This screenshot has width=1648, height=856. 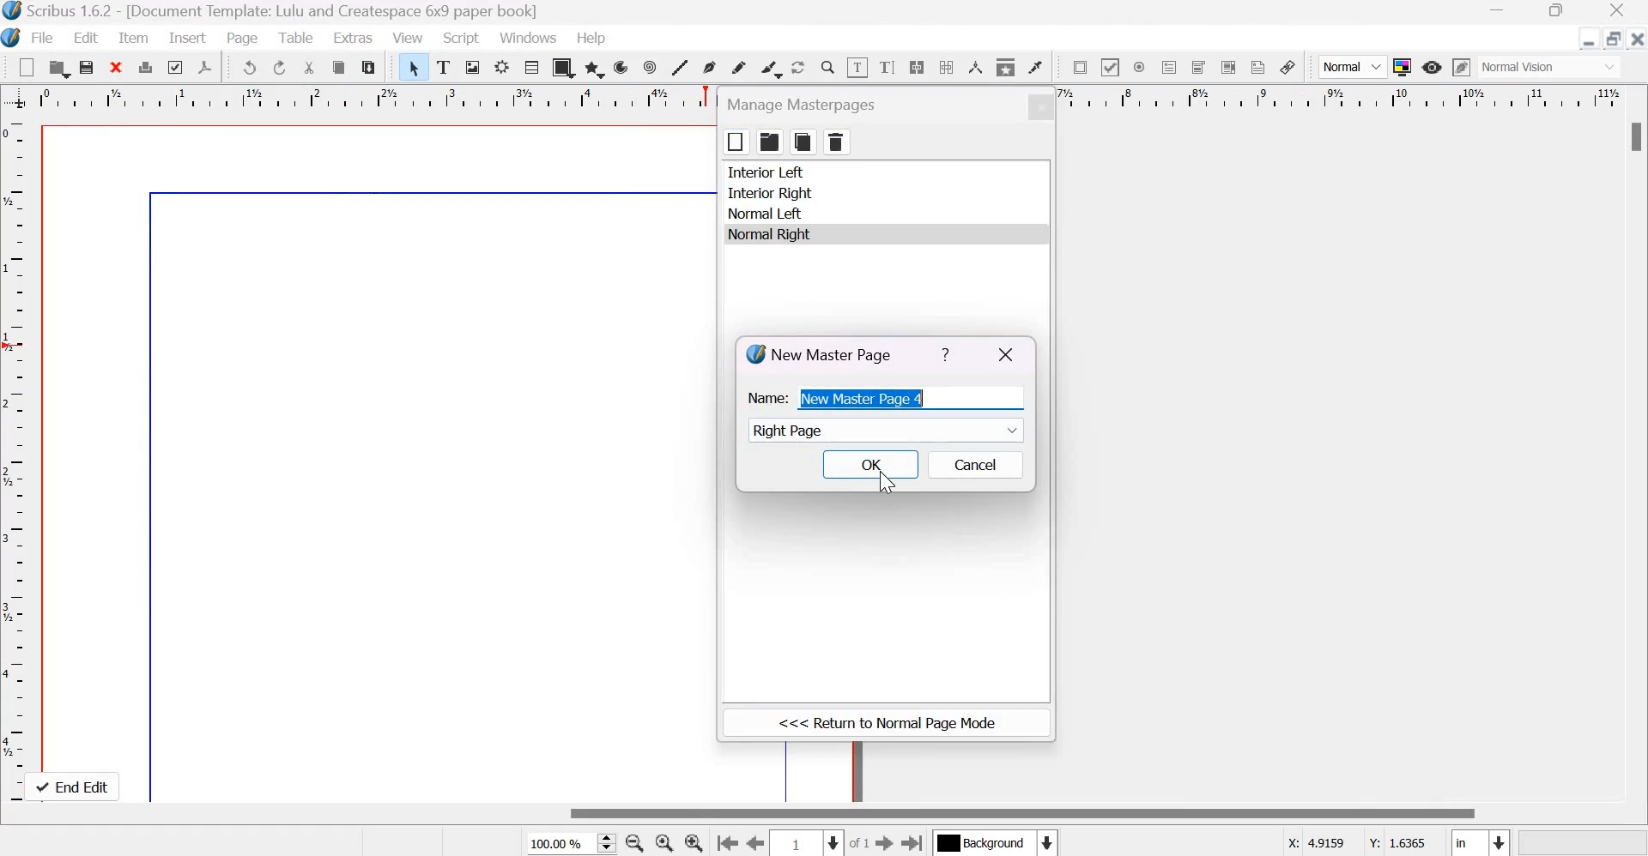 What do you see at coordinates (888, 68) in the screenshot?
I see `edit text with story editor` at bounding box center [888, 68].